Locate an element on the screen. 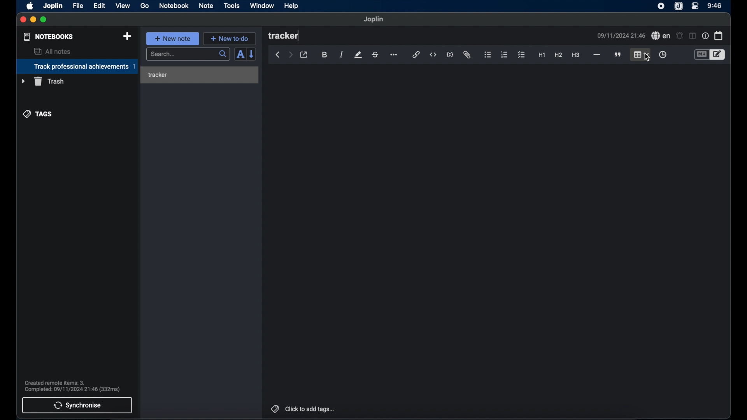  tags is located at coordinates (38, 114).